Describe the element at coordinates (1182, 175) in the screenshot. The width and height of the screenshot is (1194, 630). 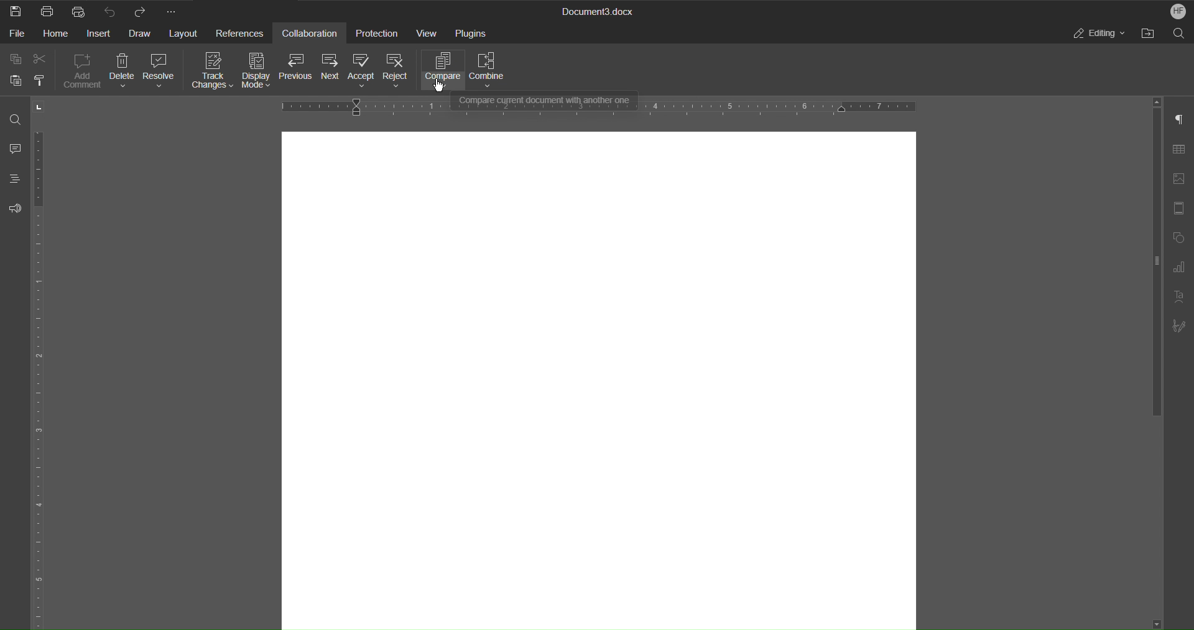
I see `Image Settings` at that location.